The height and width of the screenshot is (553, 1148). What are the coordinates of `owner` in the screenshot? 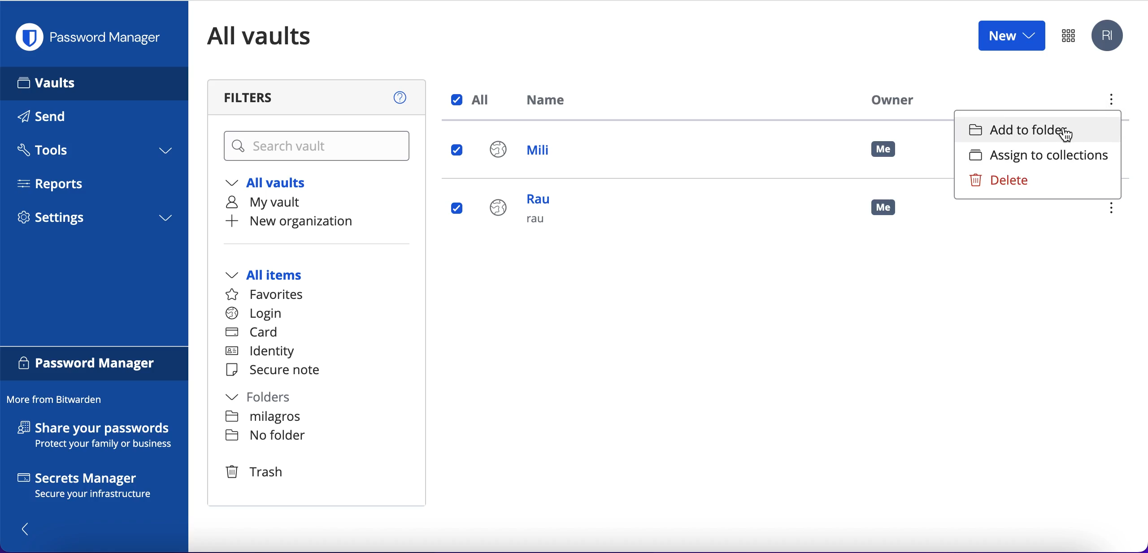 It's located at (890, 99).